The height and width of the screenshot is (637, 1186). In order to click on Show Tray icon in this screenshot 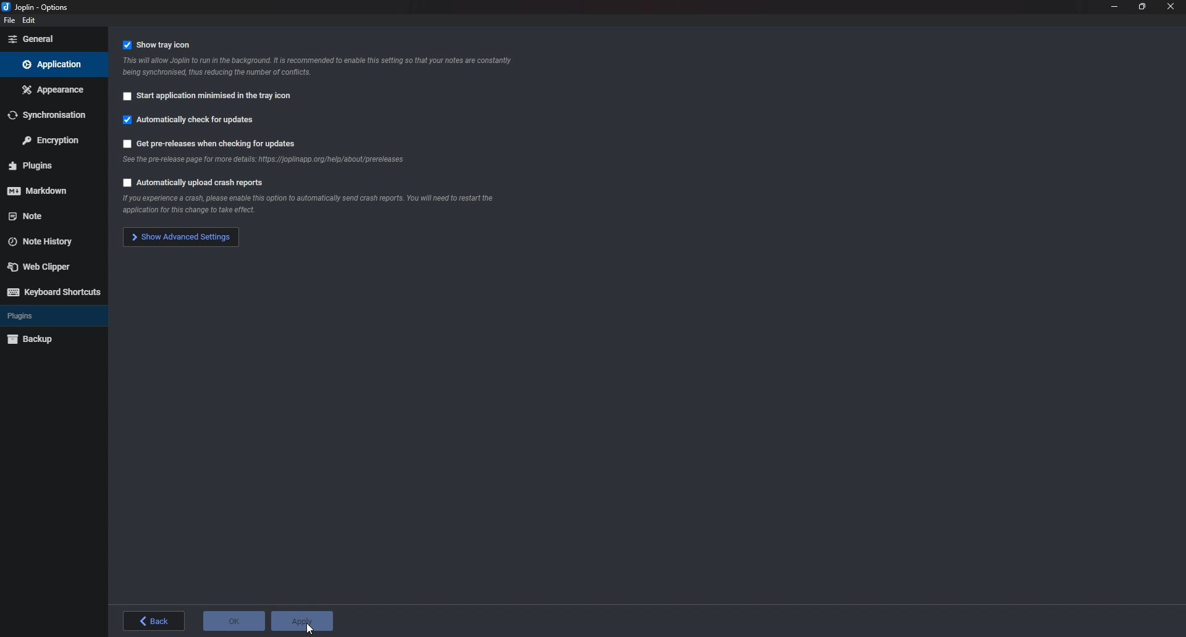, I will do `click(164, 44)`.